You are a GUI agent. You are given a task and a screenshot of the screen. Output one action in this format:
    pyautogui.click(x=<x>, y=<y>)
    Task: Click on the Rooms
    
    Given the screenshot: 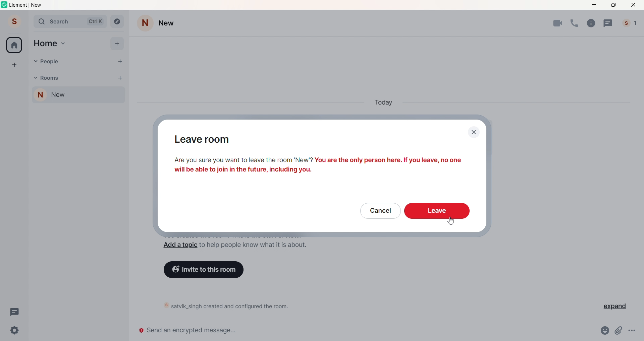 What is the action you would take?
    pyautogui.click(x=52, y=78)
    